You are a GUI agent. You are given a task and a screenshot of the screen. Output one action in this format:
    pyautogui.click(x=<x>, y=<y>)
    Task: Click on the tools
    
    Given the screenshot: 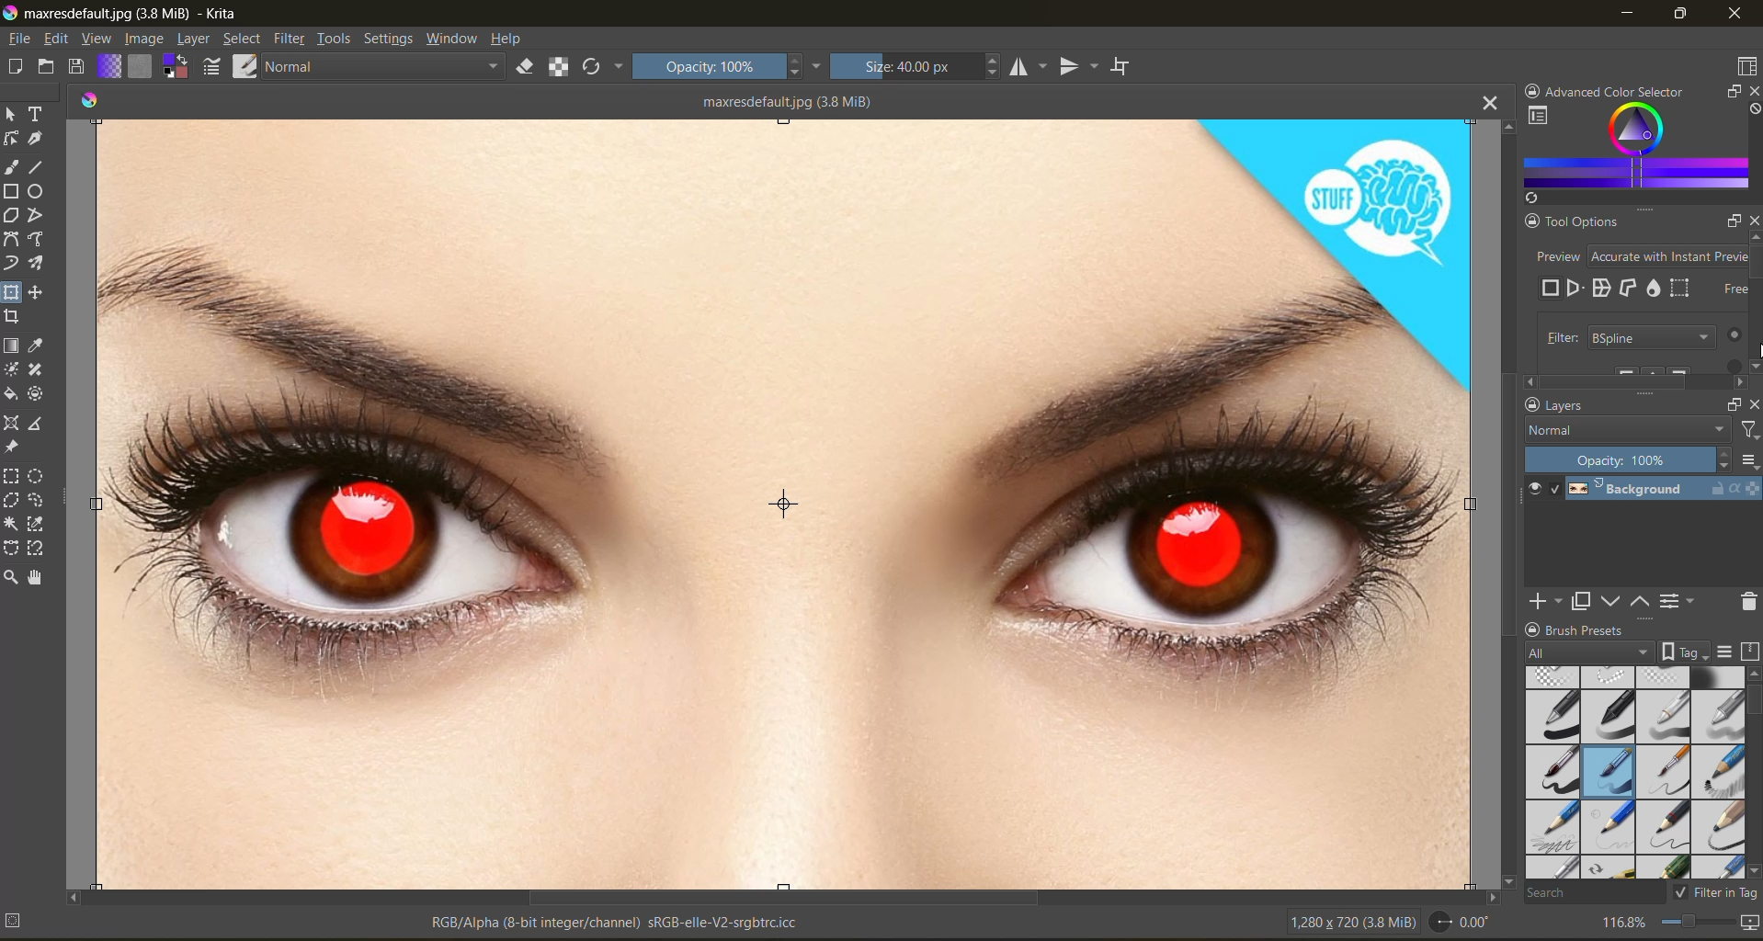 What is the action you would take?
    pyautogui.click(x=337, y=39)
    